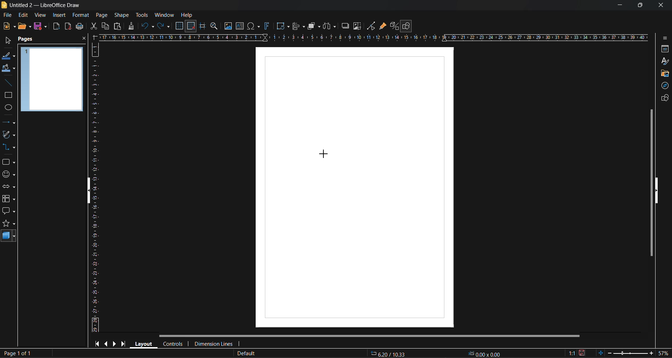  What do you see at coordinates (663, 99) in the screenshot?
I see `shapes` at bounding box center [663, 99].